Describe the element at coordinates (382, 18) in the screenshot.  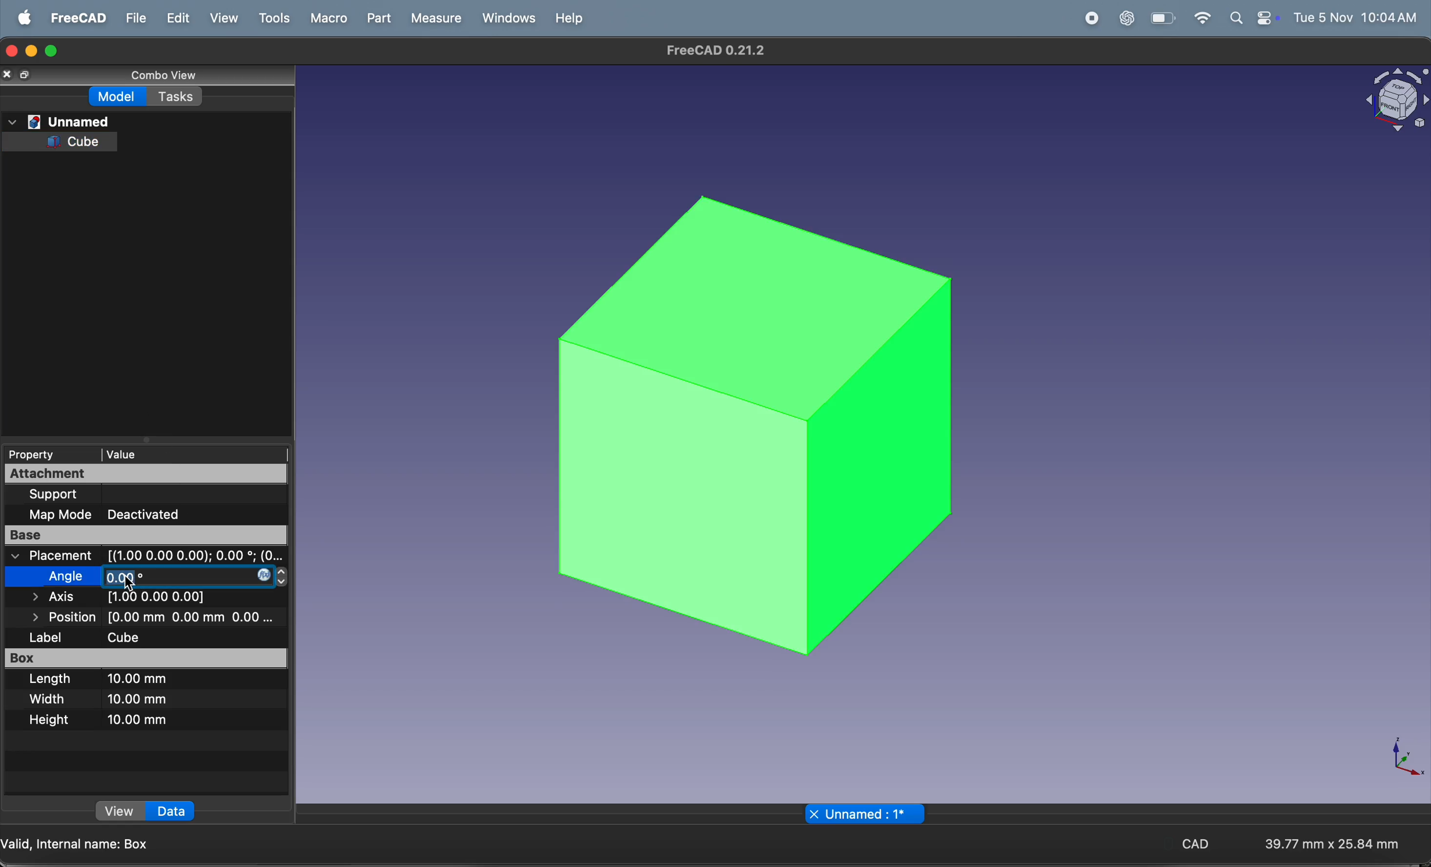
I see `part` at that location.